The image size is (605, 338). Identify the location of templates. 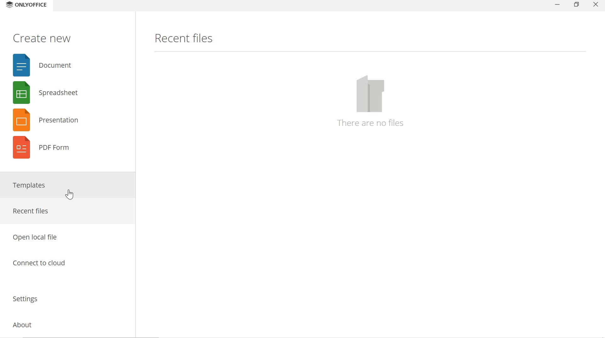
(66, 186).